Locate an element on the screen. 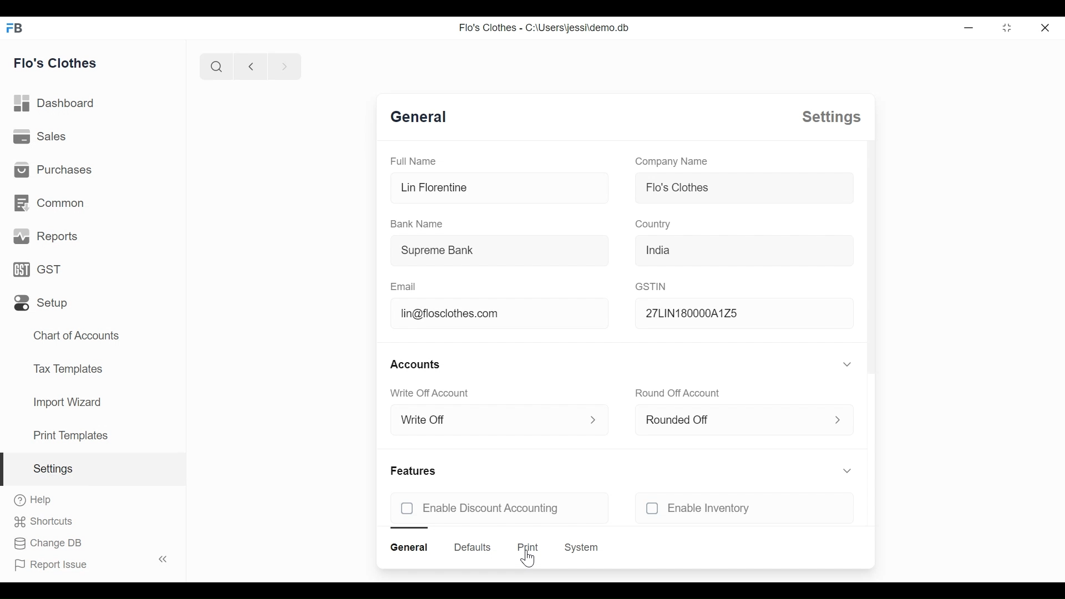 This screenshot has height=599, width=1065. next is located at coordinates (285, 66).